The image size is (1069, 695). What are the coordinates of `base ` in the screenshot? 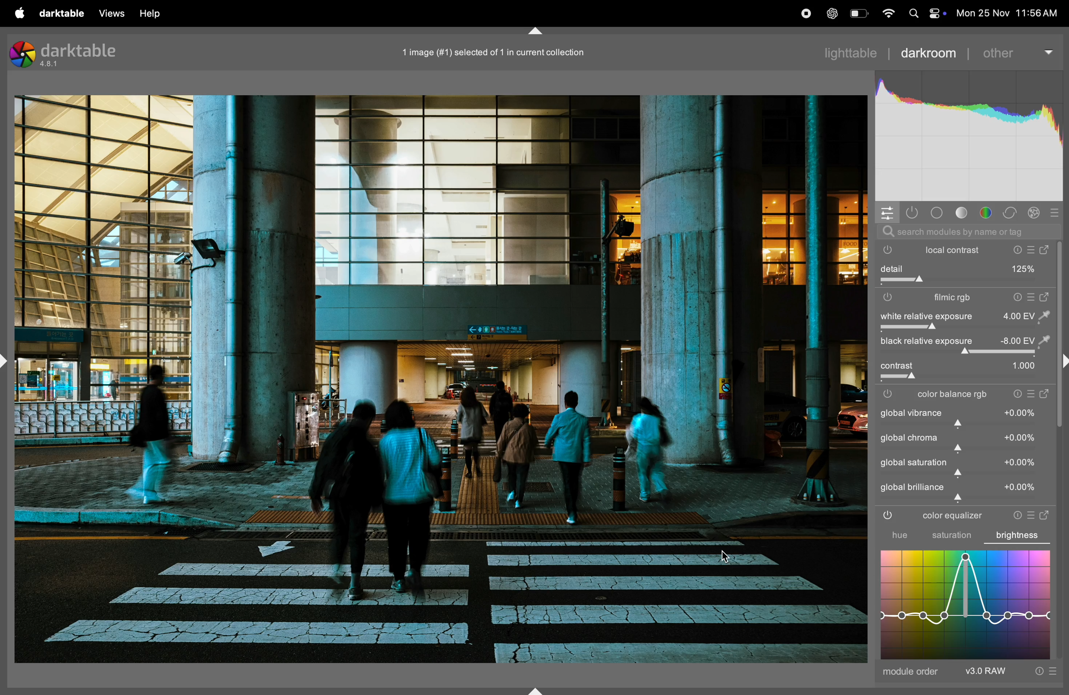 It's located at (936, 211).